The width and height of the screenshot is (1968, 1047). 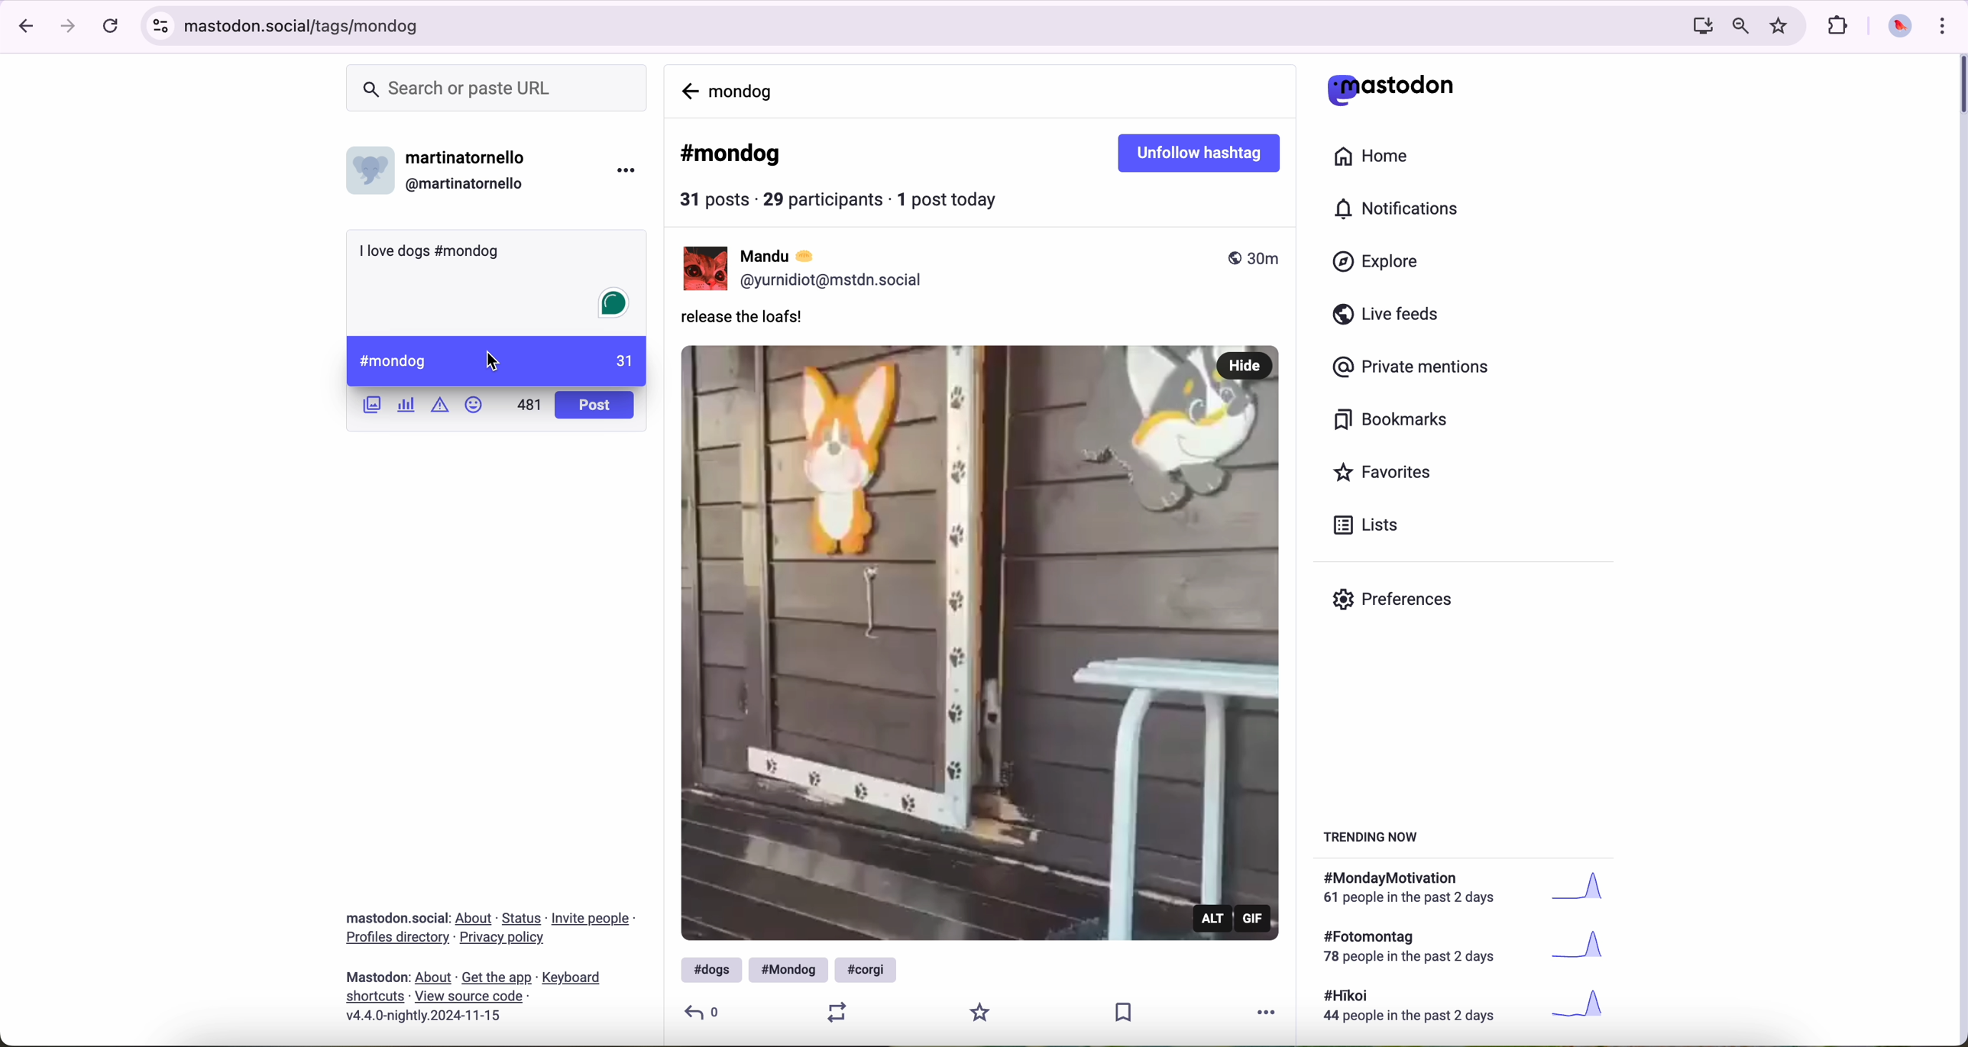 I want to click on reply, so click(x=704, y=1011).